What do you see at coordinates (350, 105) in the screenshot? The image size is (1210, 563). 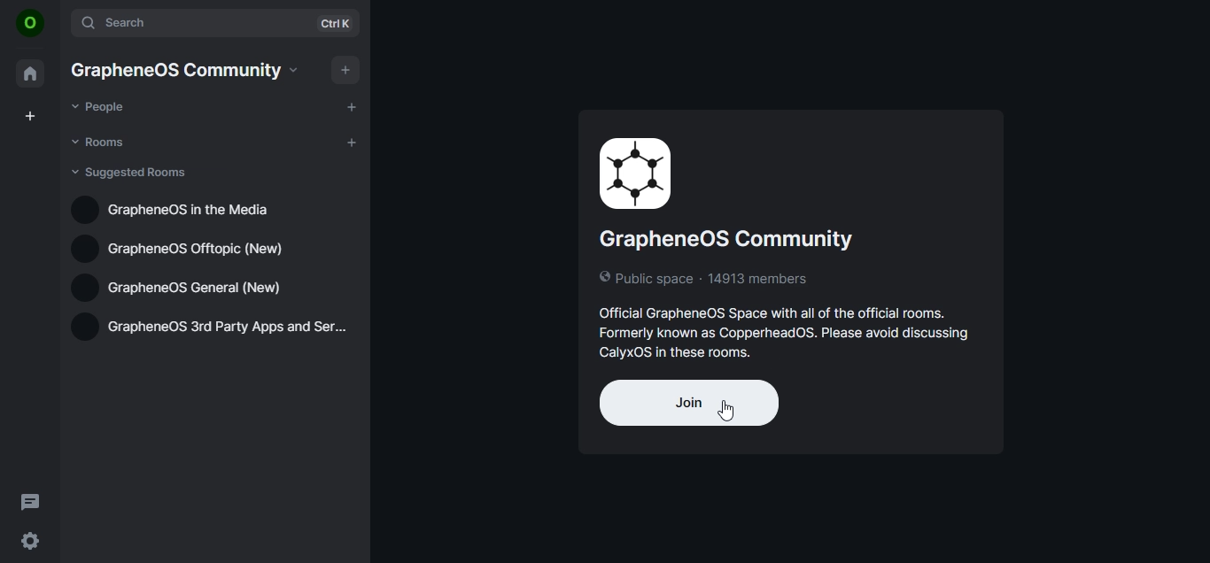 I see `start chat` at bounding box center [350, 105].